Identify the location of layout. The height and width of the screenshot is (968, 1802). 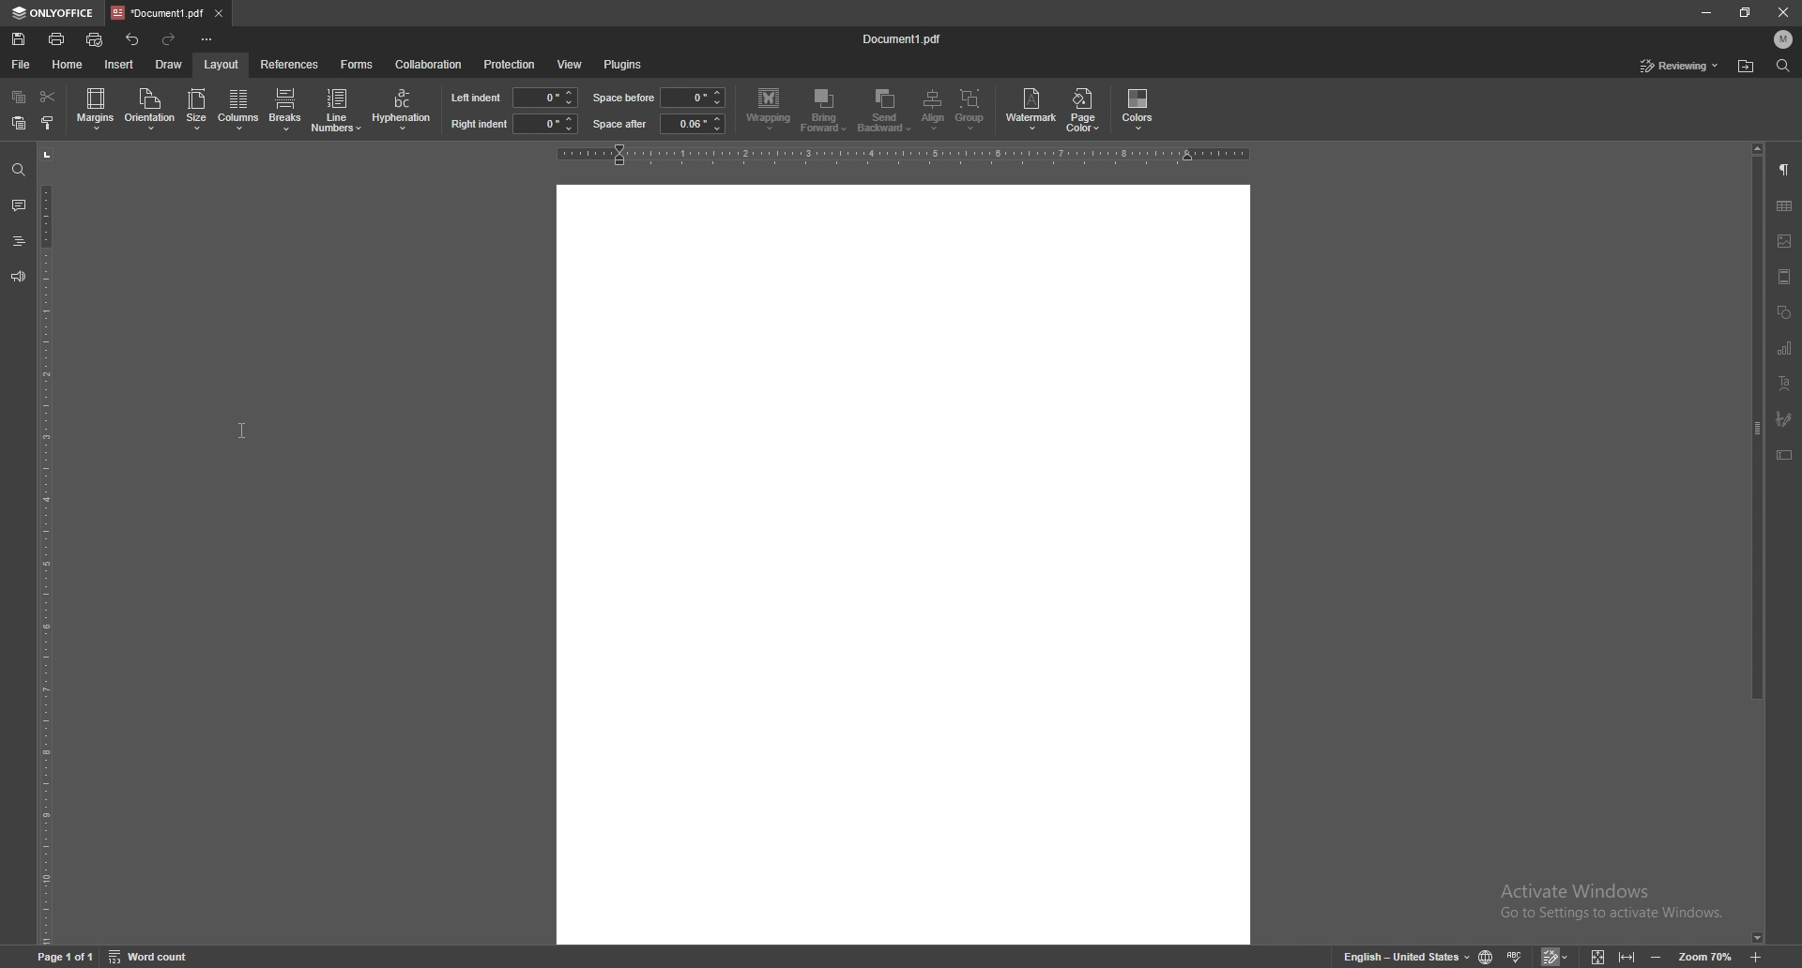
(221, 65).